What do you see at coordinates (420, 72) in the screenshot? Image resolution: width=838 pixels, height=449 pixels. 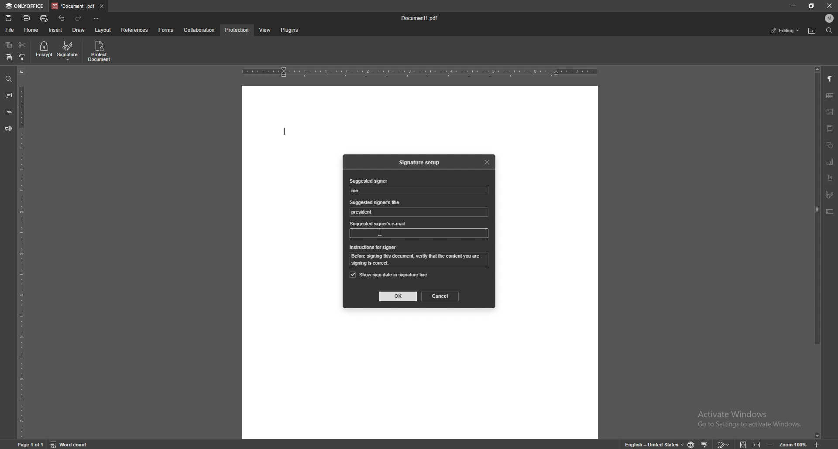 I see `horizontal scale` at bounding box center [420, 72].